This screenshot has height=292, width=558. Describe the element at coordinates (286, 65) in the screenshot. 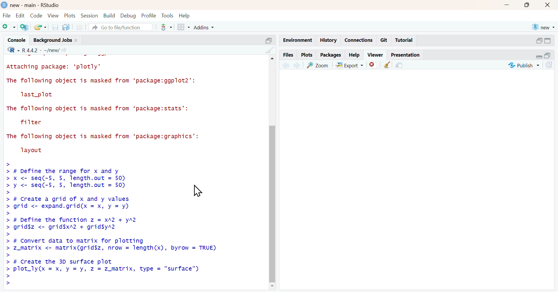

I see `previous plot` at that location.